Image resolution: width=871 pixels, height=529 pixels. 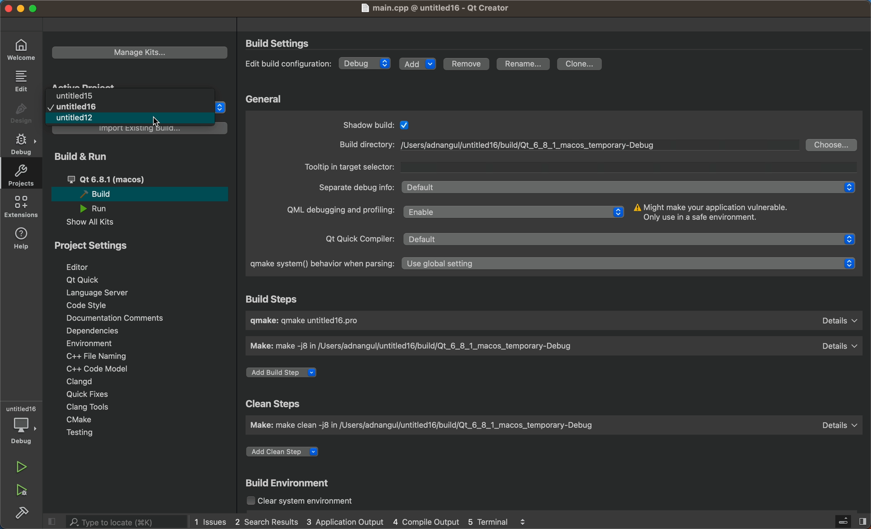 I want to click on general, so click(x=273, y=97).